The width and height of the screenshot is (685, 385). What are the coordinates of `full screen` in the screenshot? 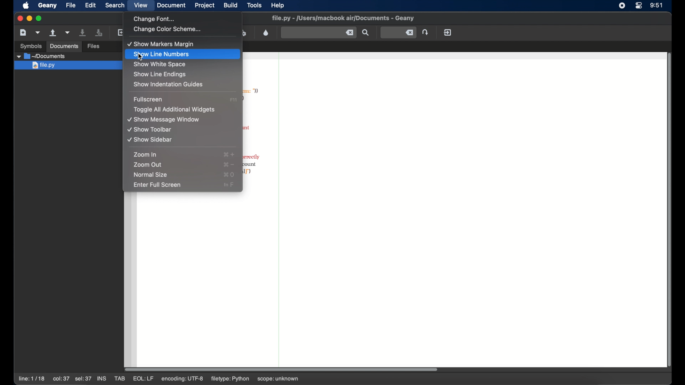 It's located at (148, 99).